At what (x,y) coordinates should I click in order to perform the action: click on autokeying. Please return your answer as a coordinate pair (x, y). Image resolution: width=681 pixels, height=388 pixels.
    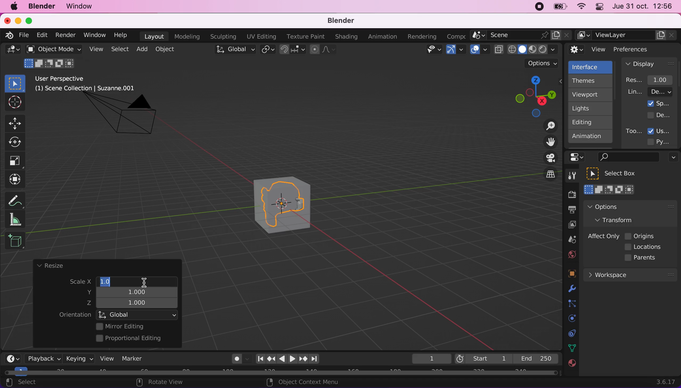
    Looking at the image, I should click on (237, 360).